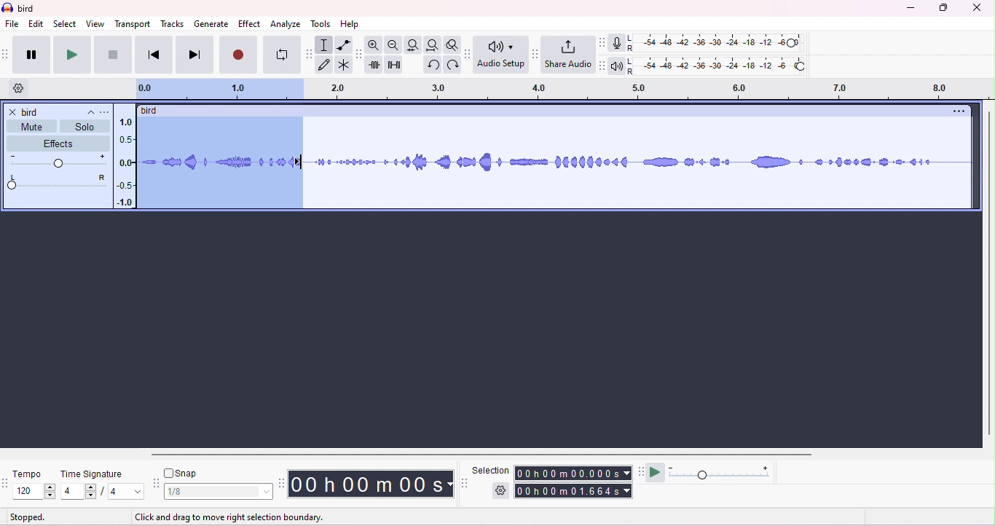  What do you see at coordinates (152, 109) in the screenshot?
I see `bird (track title)` at bounding box center [152, 109].